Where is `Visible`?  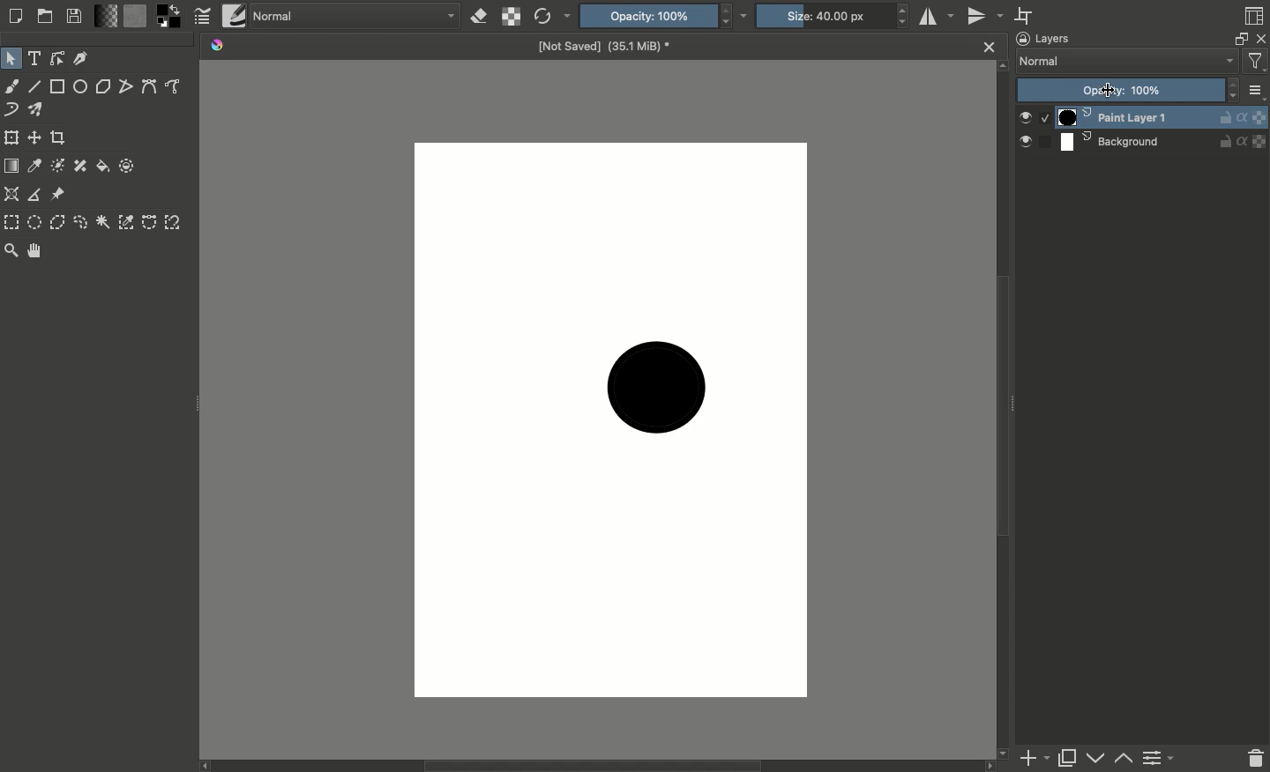
Visible is located at coordinates (1025, 117).